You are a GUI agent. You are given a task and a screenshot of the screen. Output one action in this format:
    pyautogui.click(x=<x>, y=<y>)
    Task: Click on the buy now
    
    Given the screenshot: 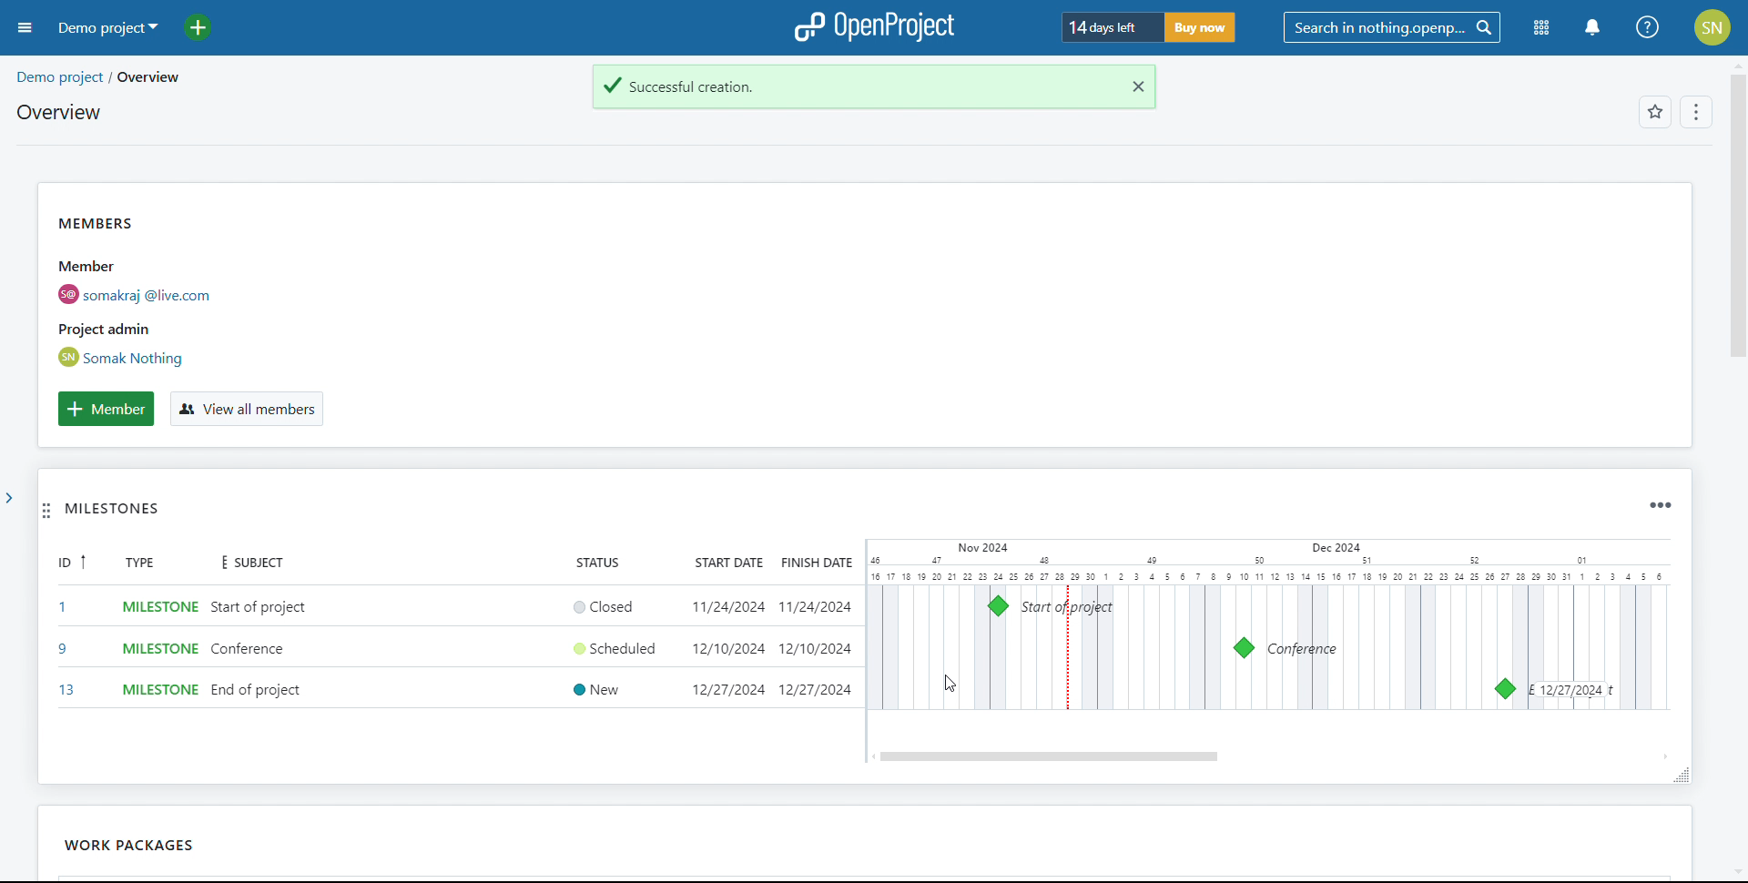 What is the action you would take?
    pyautogui.click(x=1198, y=27)
    